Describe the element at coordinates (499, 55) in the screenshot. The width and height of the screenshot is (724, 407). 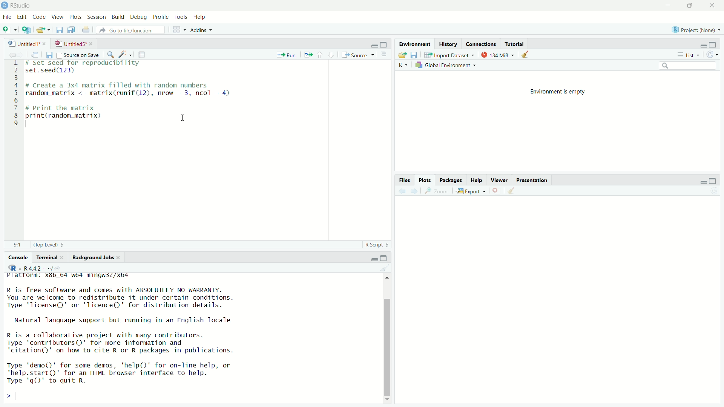
I see `134 MiB +` at that location.